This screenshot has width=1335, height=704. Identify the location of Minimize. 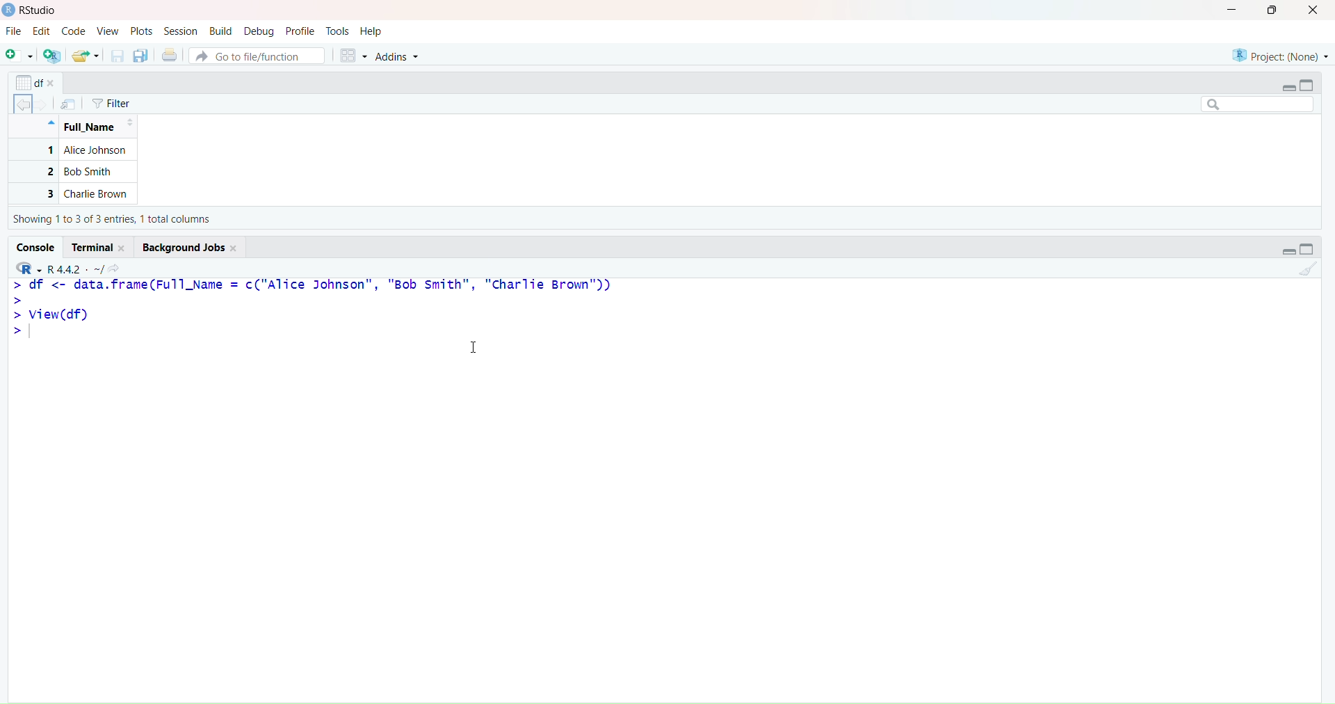
(1286, 250).